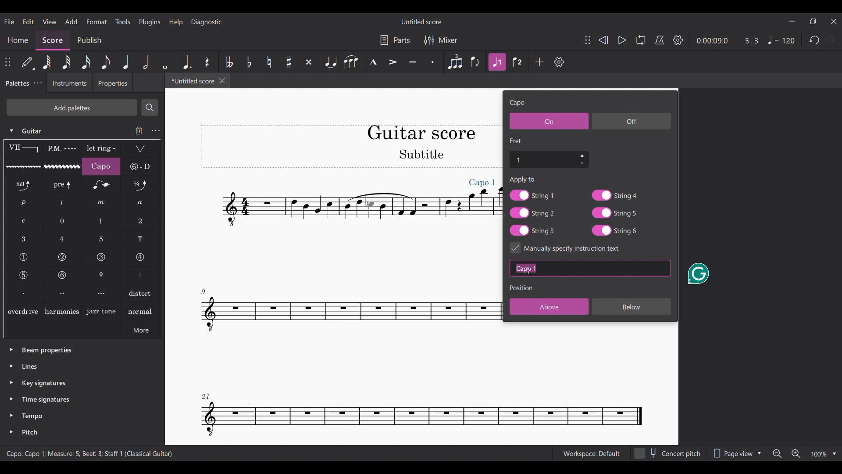  I want to click on LH guitar fingering 4, so click(63, 239).